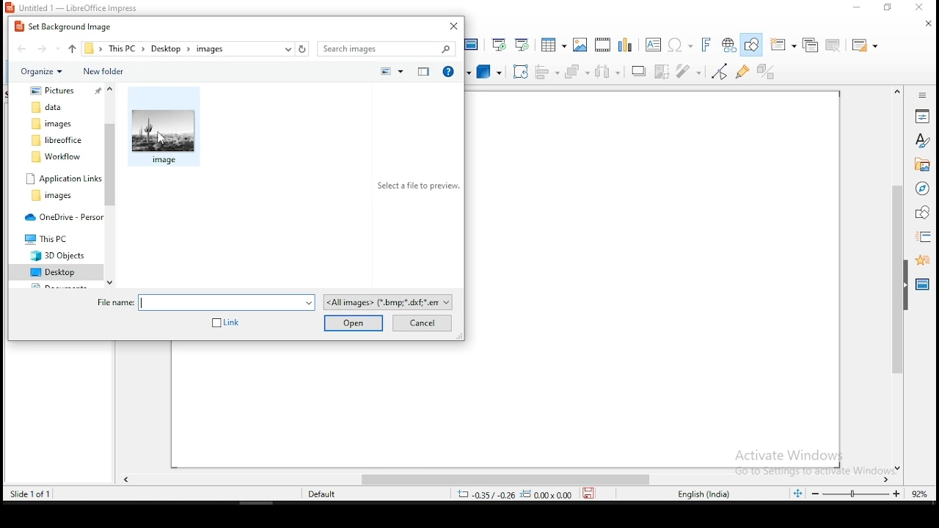  Describe the element at coordinates (920, 7) in the screenshot. I see `close window` at that location.